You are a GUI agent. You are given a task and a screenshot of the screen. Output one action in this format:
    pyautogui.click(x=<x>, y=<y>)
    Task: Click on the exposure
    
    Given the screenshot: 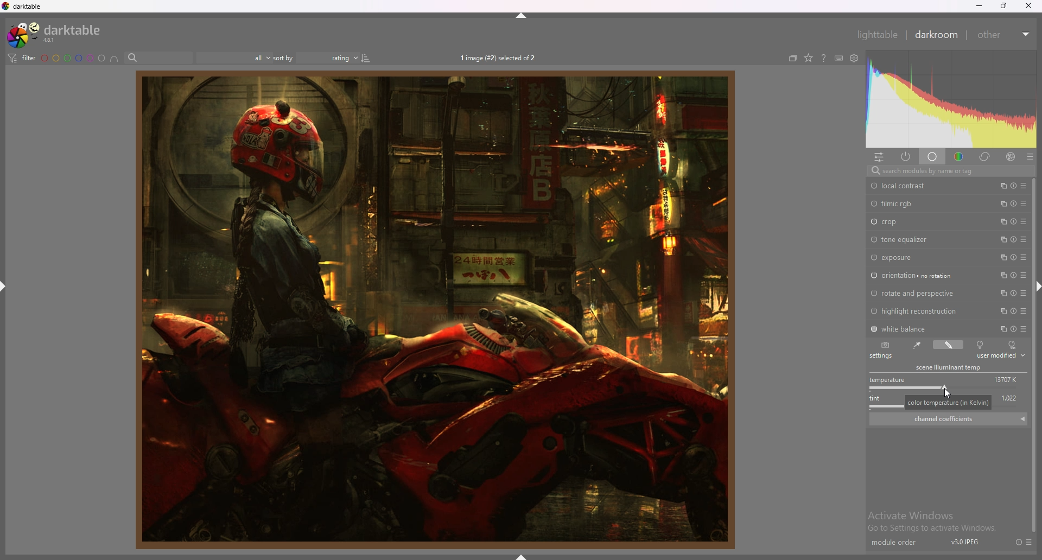 What is the action you would take?
    pyautogui.click(x=908, y=257)
    